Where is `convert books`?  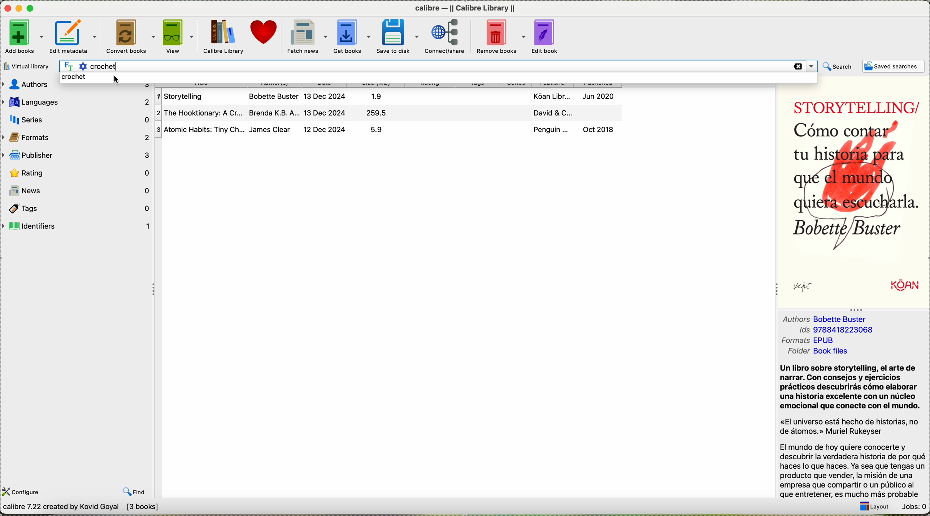 convert books is located at coordinates (130, 35).